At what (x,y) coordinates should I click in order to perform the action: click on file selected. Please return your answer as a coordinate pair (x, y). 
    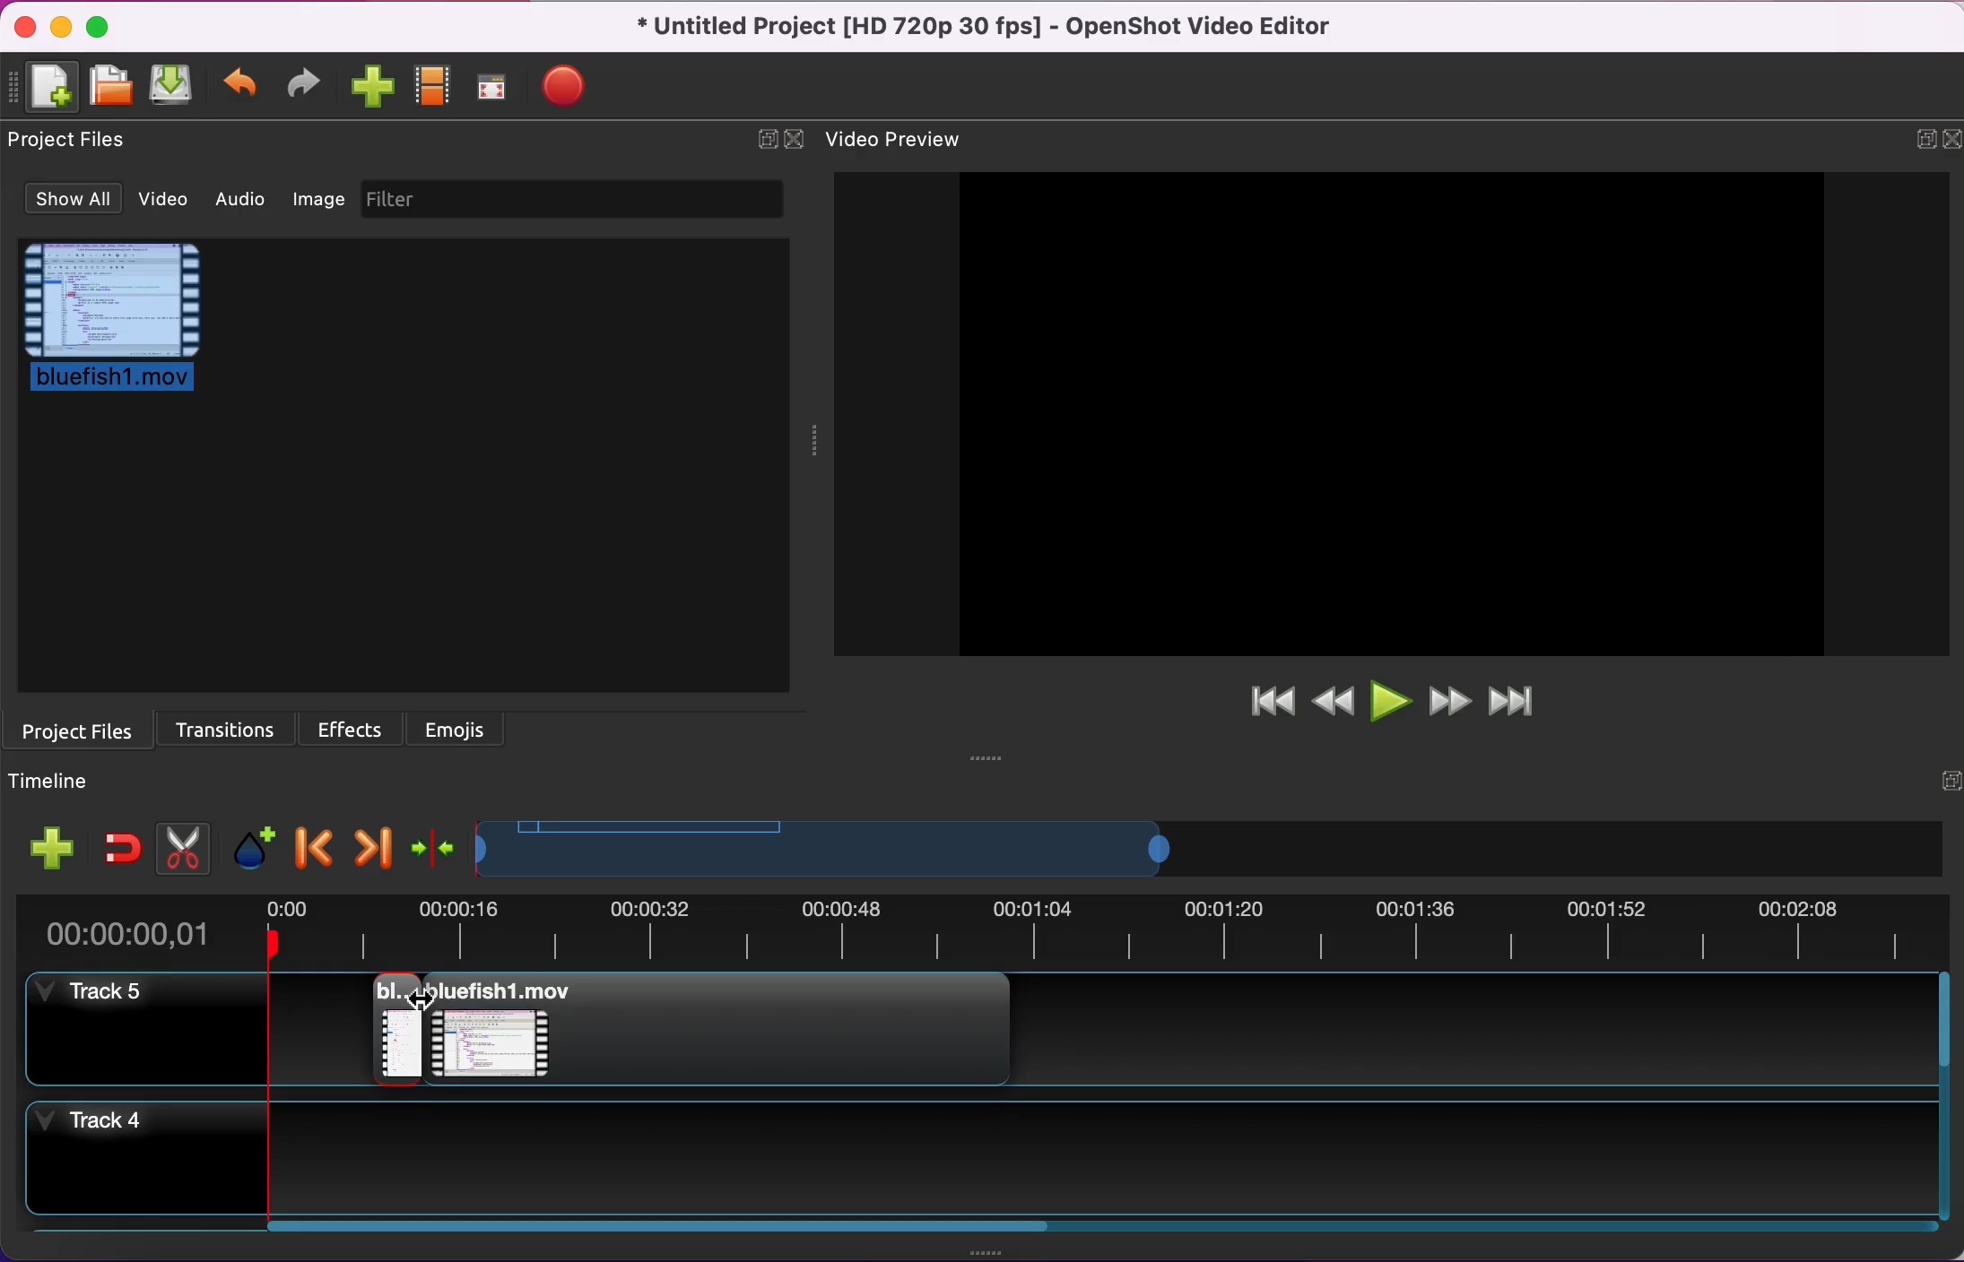
    Looking at the image, I should click on (123, 325).